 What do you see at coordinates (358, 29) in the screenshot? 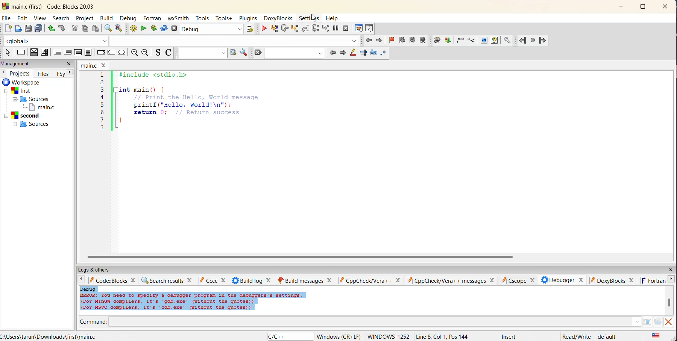
I see `debugging windows` at bounding box center [358, 29].